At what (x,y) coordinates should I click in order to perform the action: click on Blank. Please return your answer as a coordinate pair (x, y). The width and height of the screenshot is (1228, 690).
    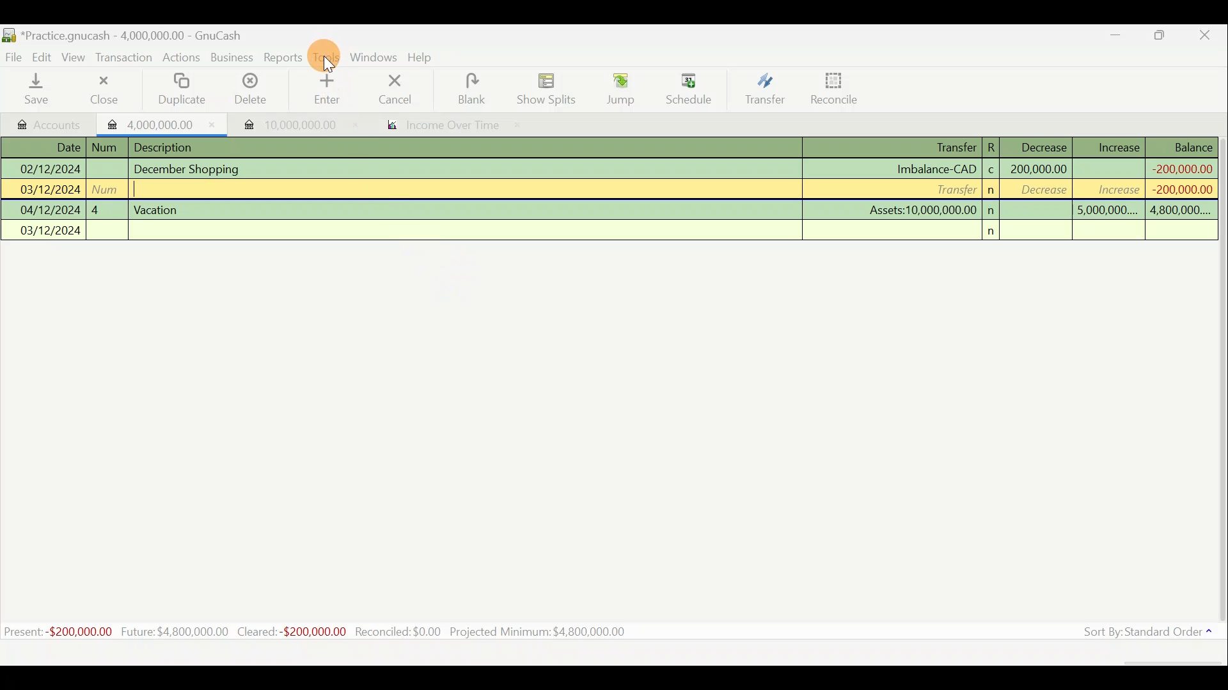
    Looking at the image, I should click on (469, 88).